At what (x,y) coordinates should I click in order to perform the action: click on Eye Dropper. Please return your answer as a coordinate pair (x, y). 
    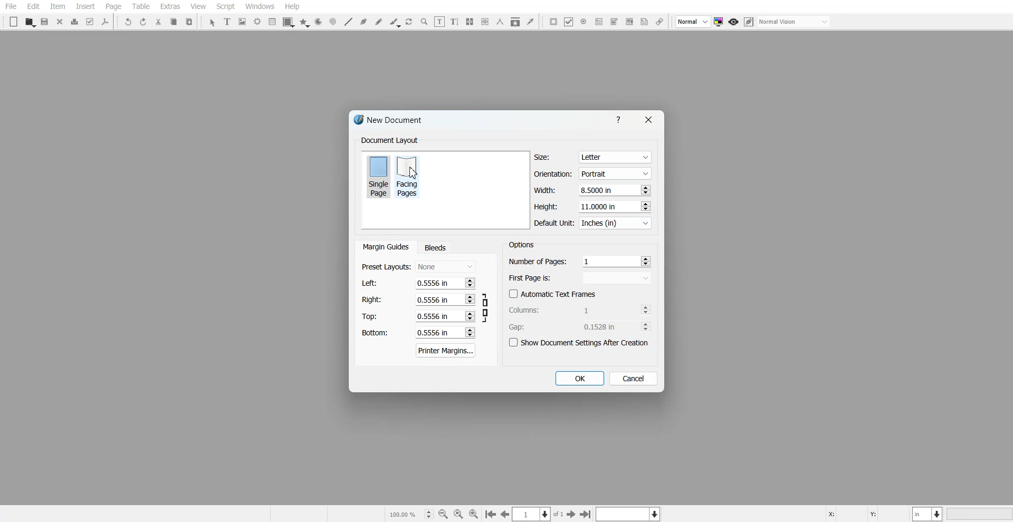
    Looking at the image, I should click on (530, 21).